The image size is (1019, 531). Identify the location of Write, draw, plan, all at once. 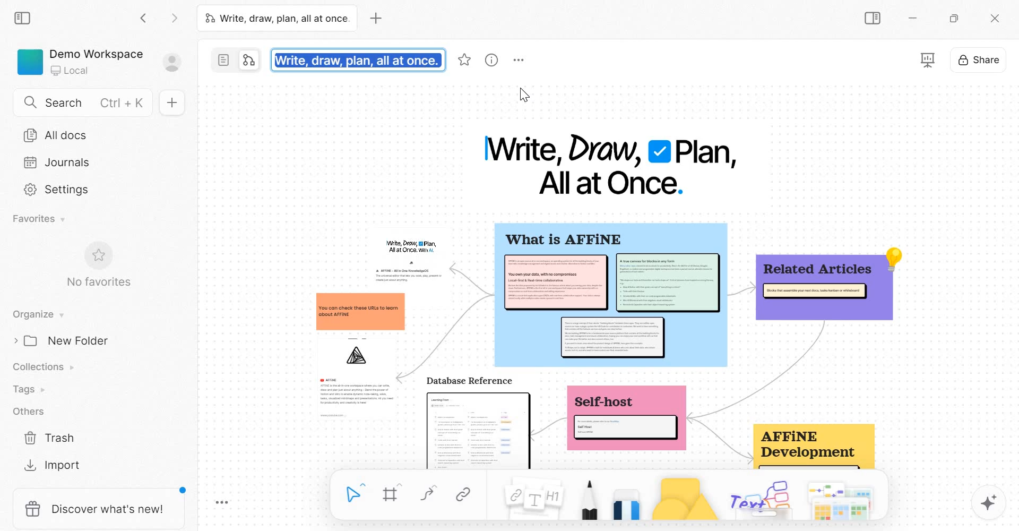
(277, 19).